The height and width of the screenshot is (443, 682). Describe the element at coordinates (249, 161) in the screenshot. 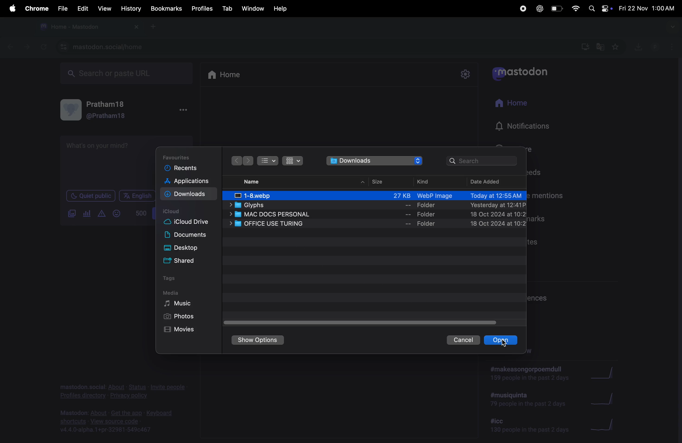

I see `backward` at that location.